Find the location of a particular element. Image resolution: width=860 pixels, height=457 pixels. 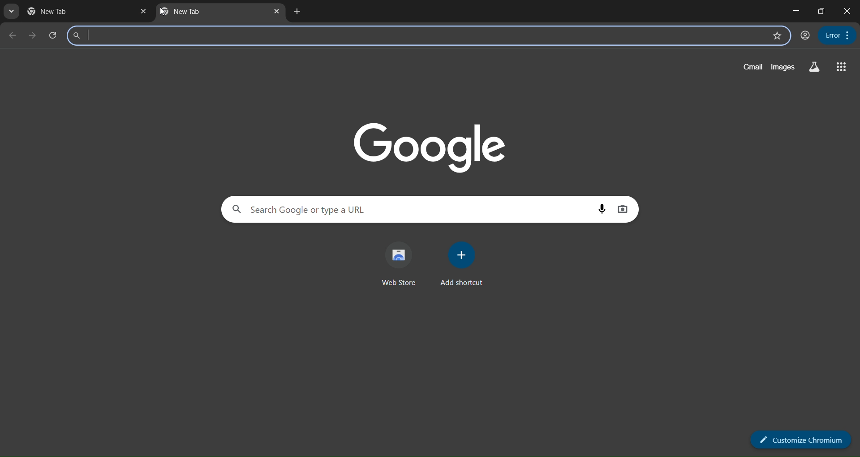

google lab is located at coordinates (816, 68).